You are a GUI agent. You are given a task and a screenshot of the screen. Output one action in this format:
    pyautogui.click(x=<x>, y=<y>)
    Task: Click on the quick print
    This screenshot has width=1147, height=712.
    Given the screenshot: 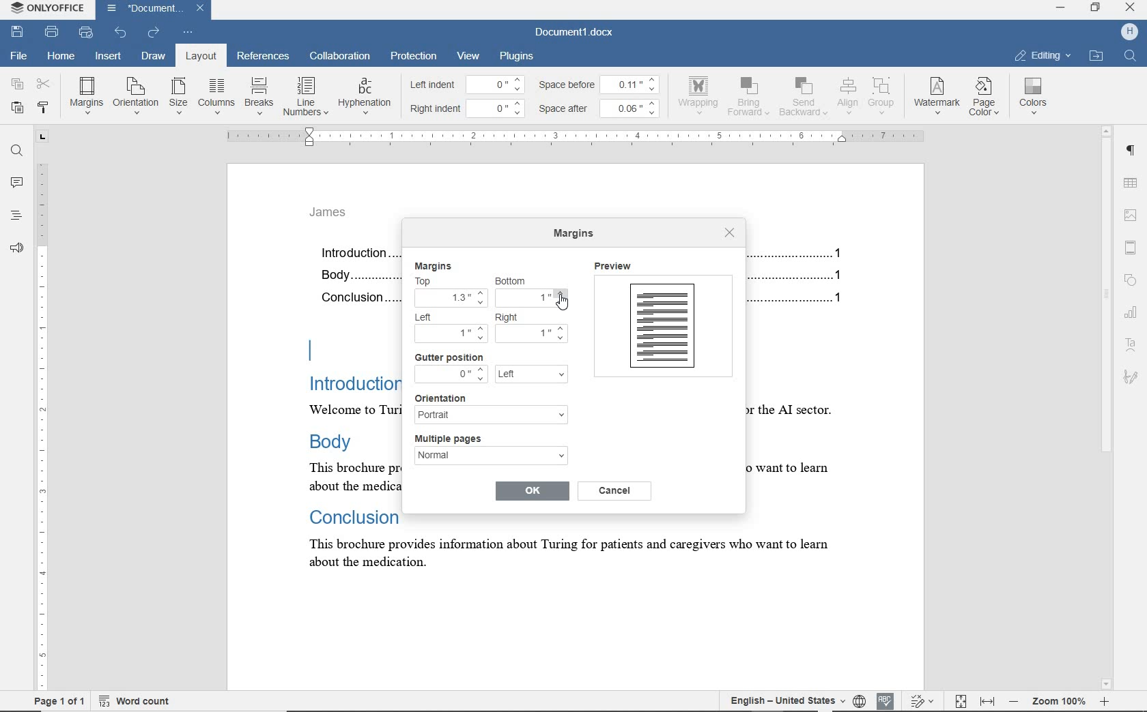 What is the action you would take?
    pyautogui.click(x=87, y=34)
    